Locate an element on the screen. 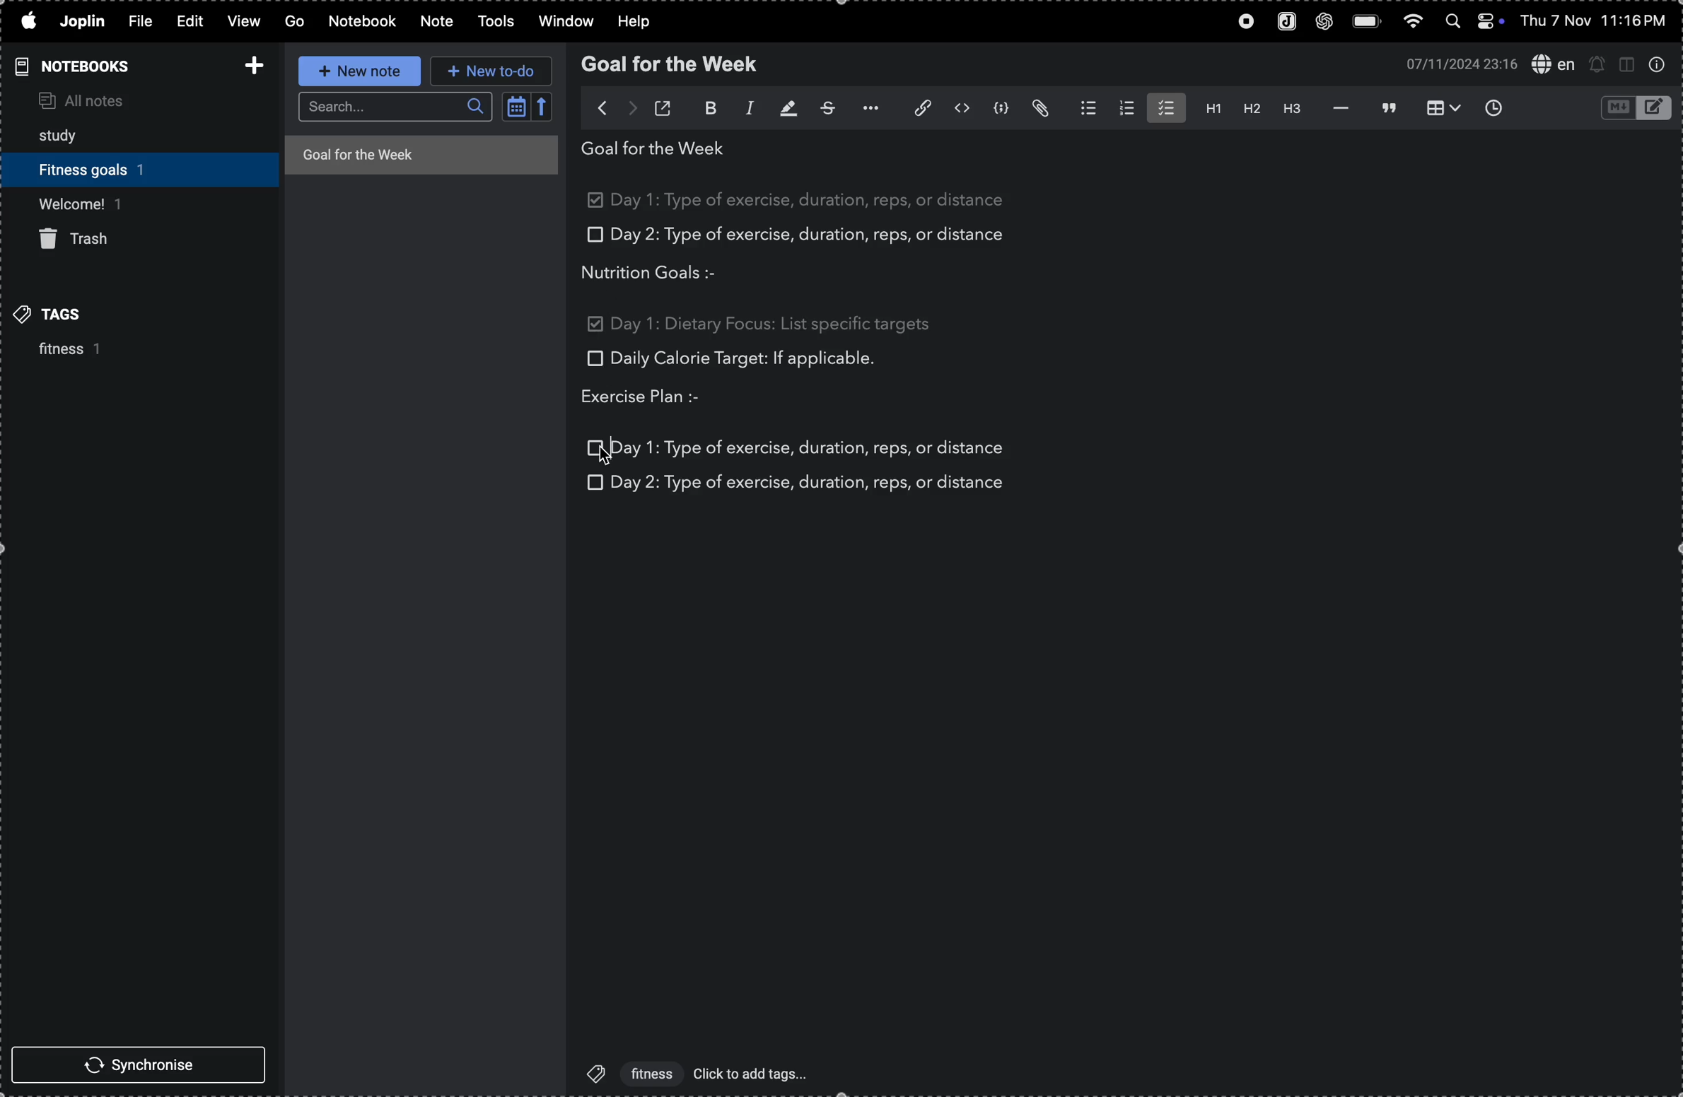 This screenshot has height=1097, width=1683. checkbox is located at coordinates (593, 481).